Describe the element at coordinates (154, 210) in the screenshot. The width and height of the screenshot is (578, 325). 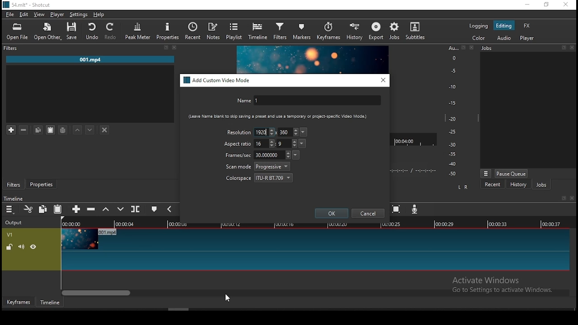
I see `create/edit marker` at that location.